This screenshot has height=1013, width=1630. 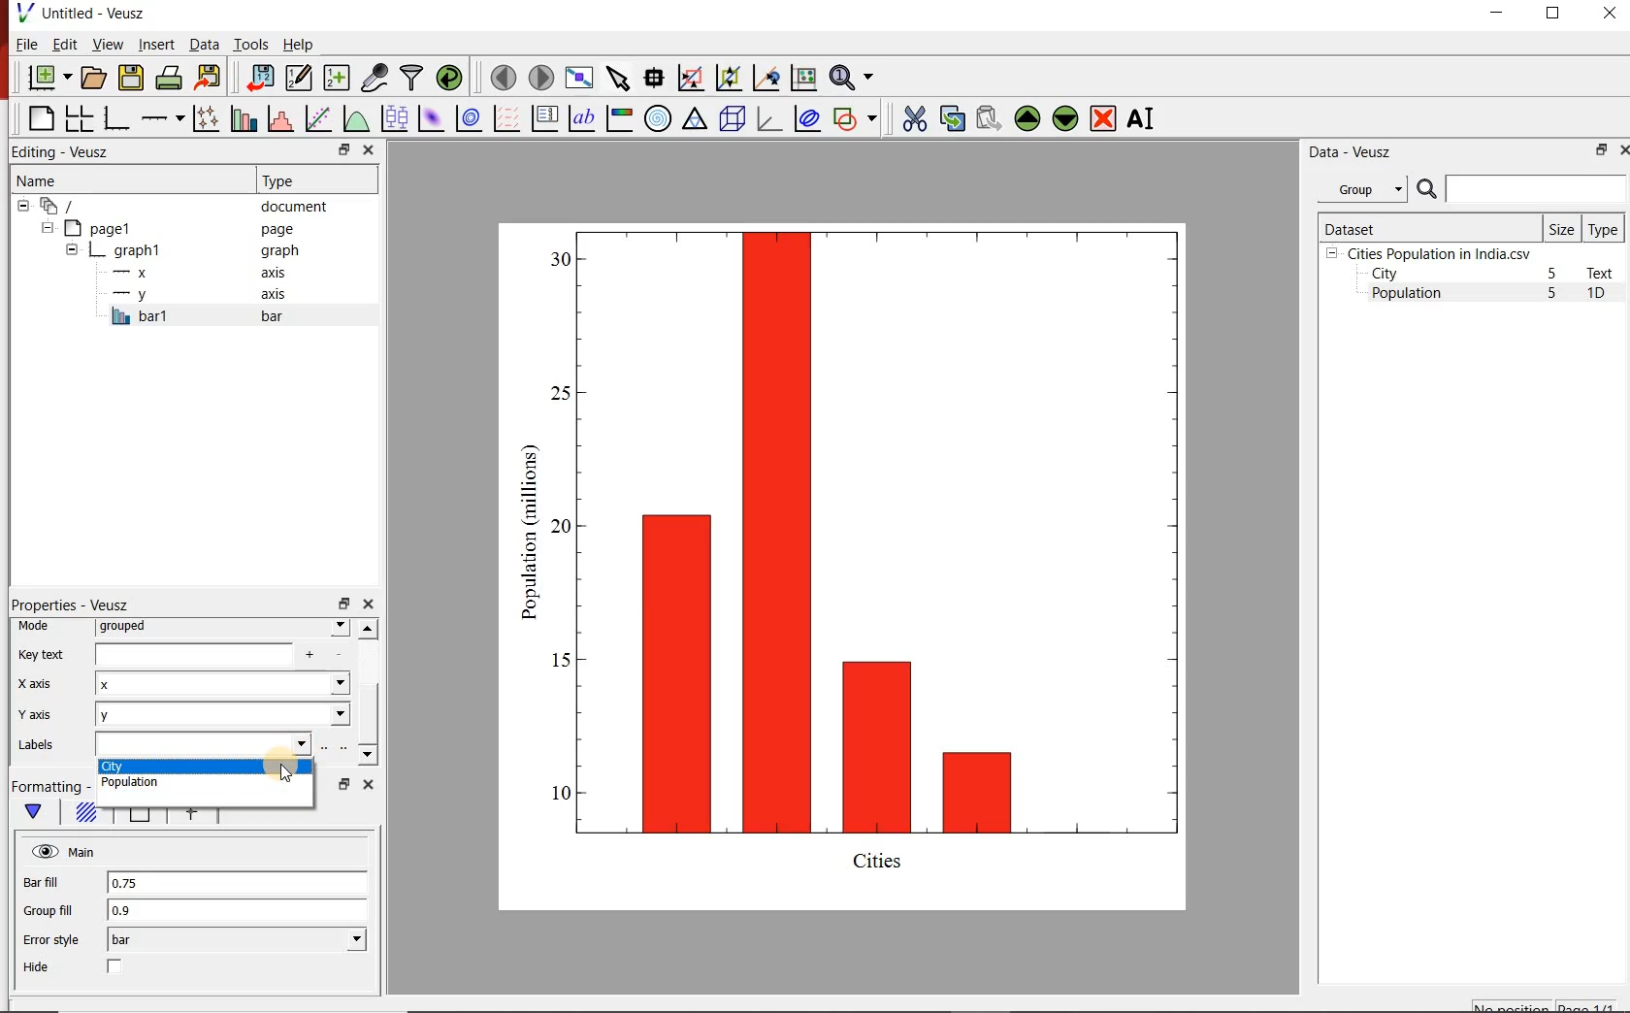 What do you see at coordinates (163, 784) in the screenshot?
I see `population` at bounding box center [163, 784].